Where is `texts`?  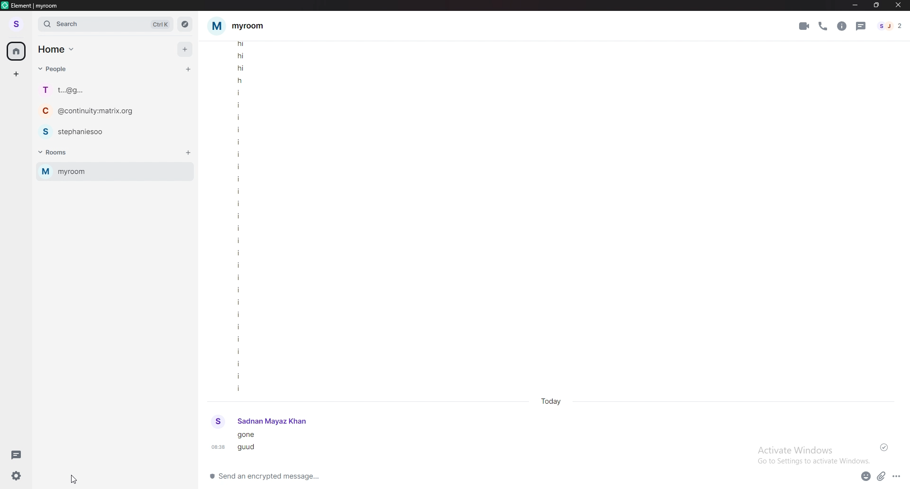 texts is located at coordinates (250, 443).